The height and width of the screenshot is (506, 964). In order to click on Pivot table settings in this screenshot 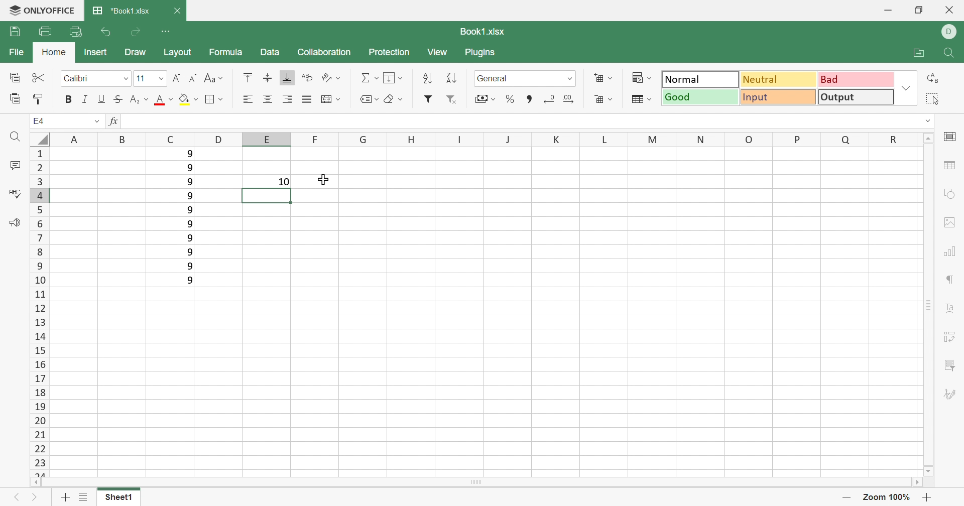, I will do `click(950, 338)`.